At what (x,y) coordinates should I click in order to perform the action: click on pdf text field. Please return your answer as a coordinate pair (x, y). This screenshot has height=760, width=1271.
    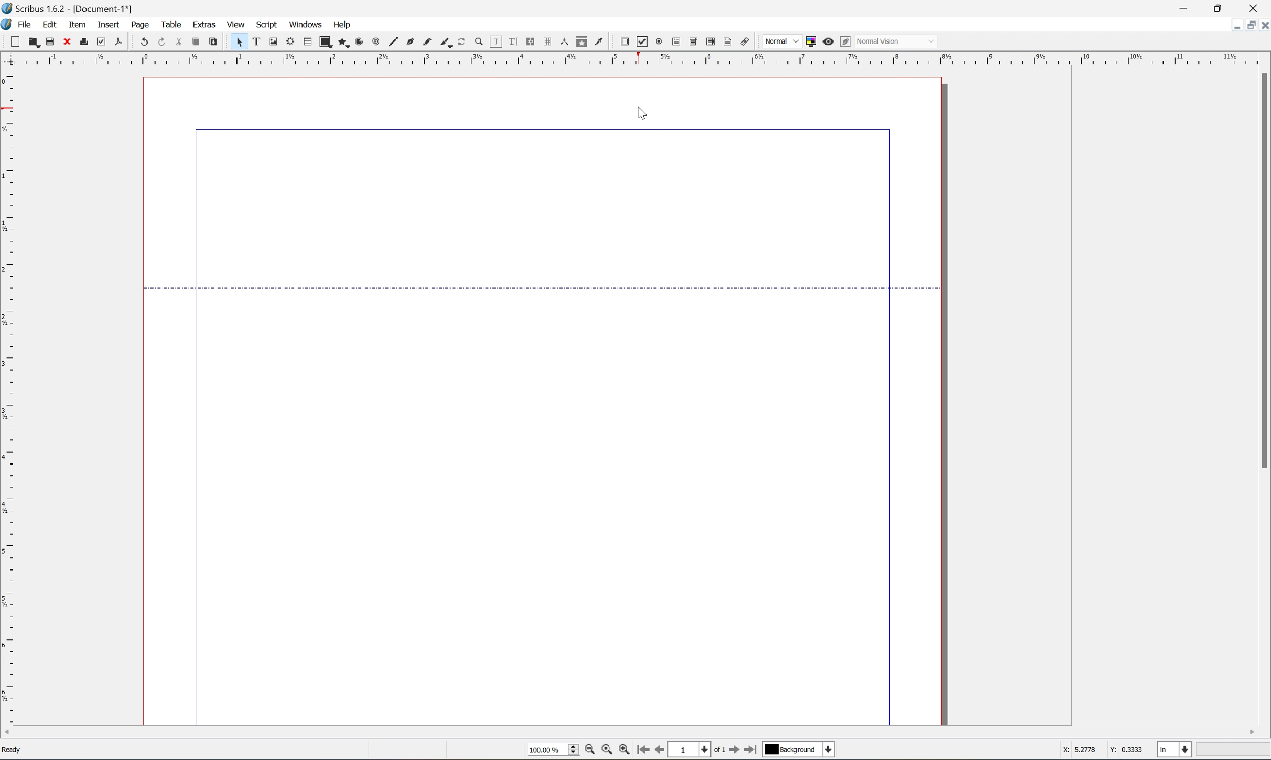
    Looking at the image, I should click on (678, 42).